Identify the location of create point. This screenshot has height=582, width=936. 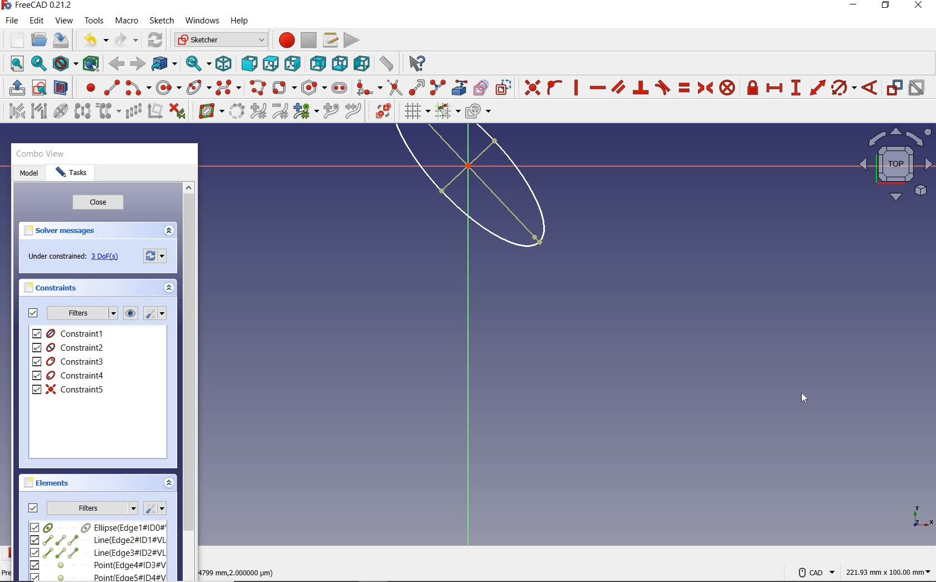
(88, 88).